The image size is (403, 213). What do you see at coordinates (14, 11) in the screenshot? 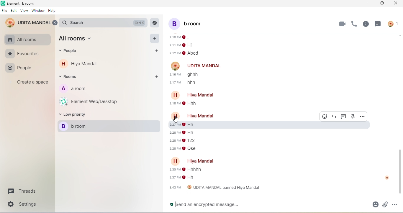
I see `edit` at bounding box center [14, 11].